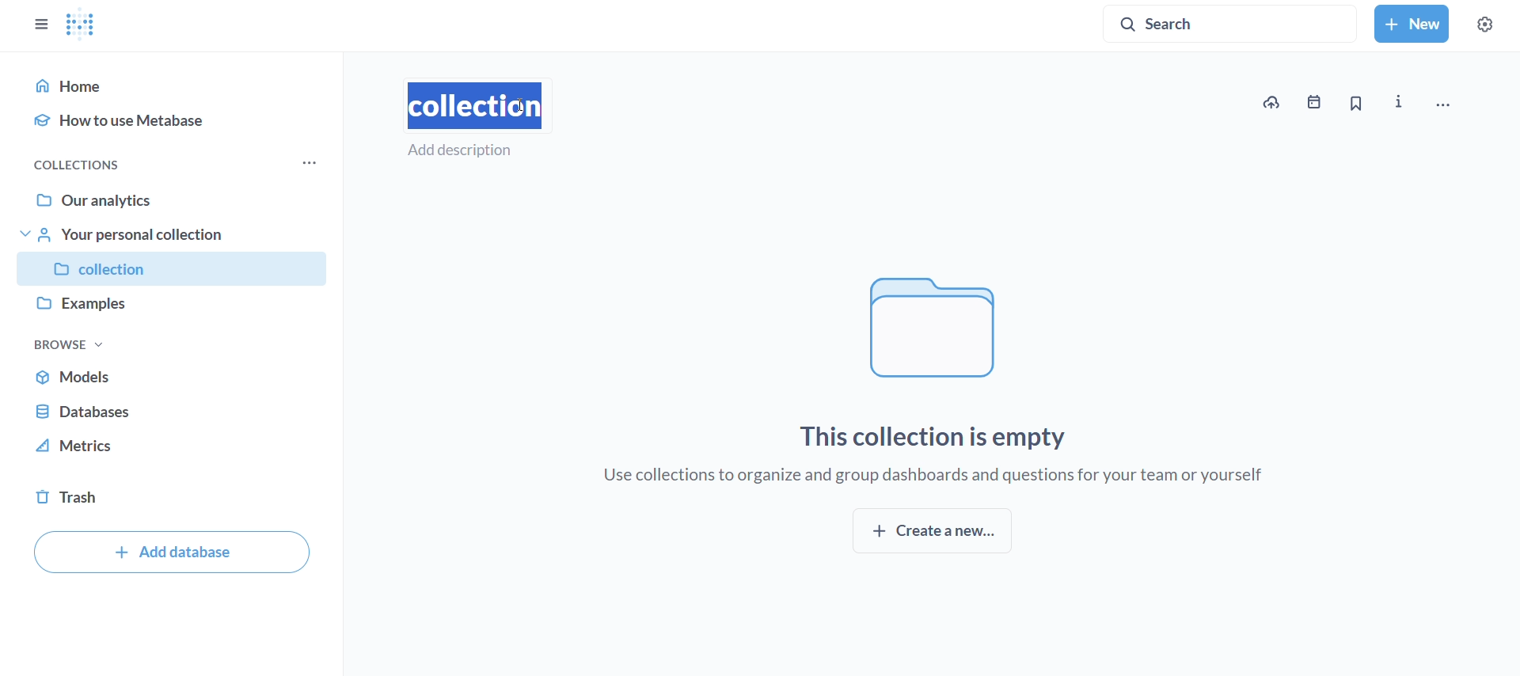 This screenshot has width=1520, height=676. What do you see at coordinates (1493, 21) in the screenshot?
I see `settings` at bounding box center [1493, 21].